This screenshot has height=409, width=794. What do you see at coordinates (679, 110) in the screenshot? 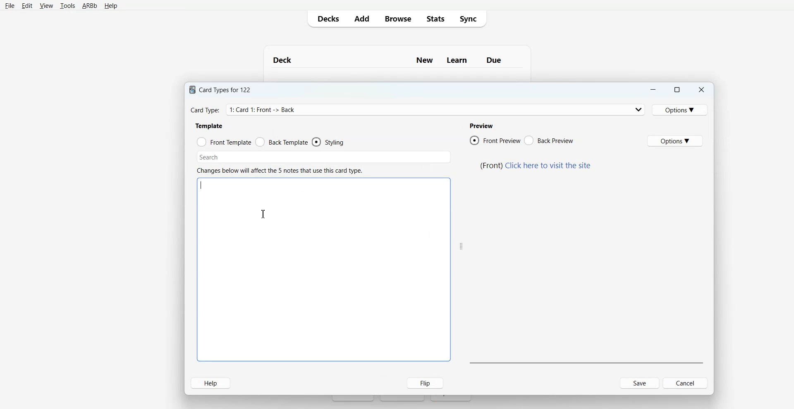
I see `Options` at bounding box center [679, 110].